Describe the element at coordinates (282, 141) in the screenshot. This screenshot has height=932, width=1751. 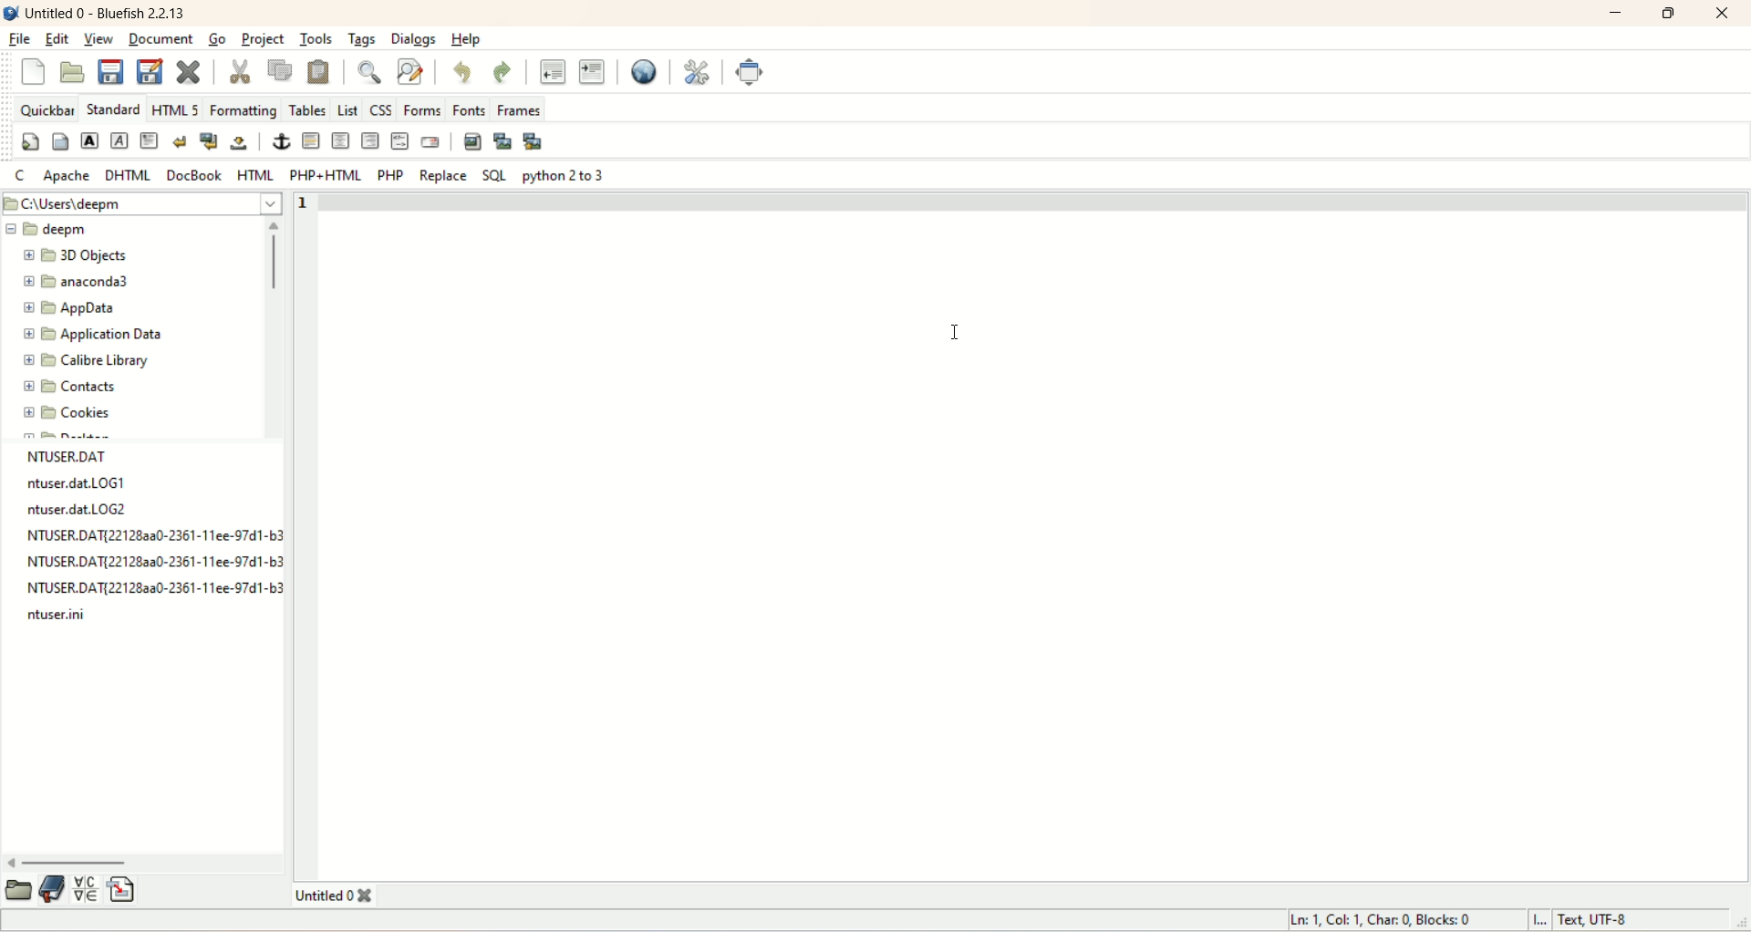
I see `anchor/hyperlink` at that location.